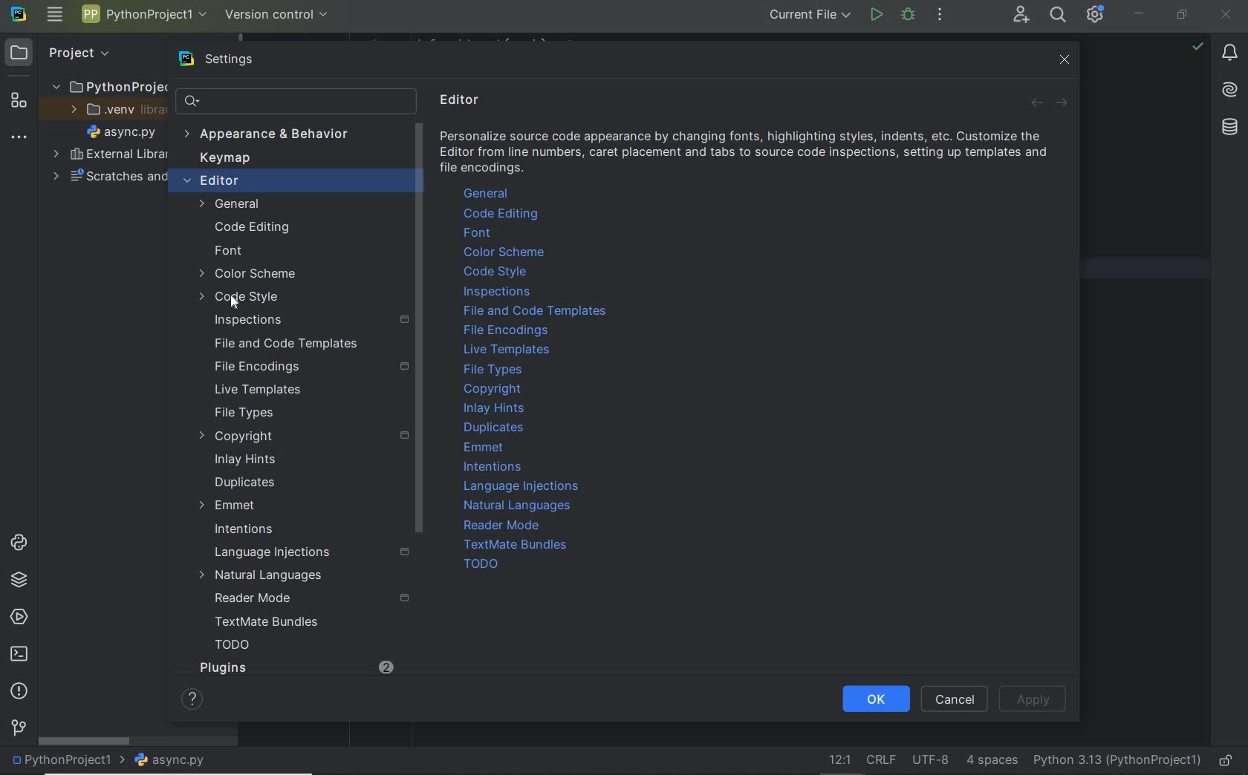 The height and width of the screenshot is (775, 1248). I want to click on TODO, so click(233, 647).